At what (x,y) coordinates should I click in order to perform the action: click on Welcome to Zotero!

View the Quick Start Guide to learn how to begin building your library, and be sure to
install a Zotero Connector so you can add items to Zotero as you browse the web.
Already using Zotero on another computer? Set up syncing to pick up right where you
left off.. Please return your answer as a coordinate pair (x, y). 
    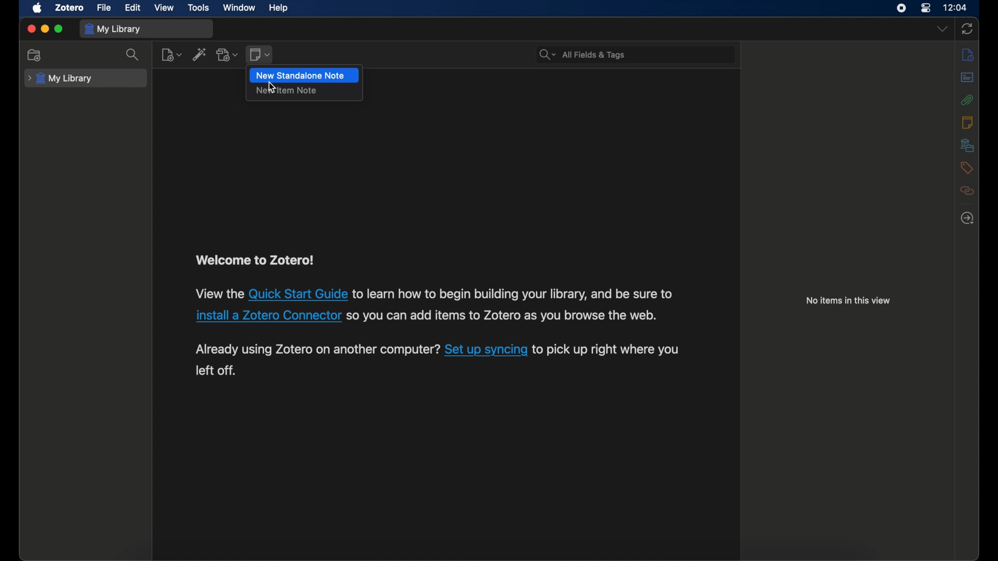
    Looking at the image, I should click on (439, 318).